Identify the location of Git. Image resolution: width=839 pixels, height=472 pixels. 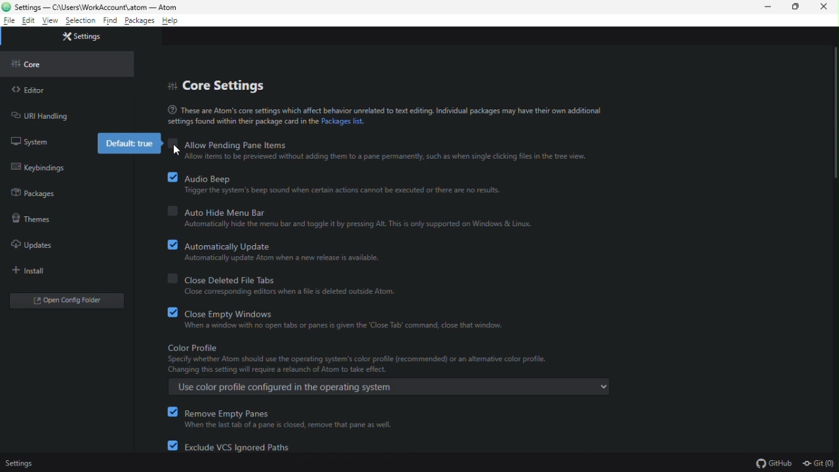
(819, 463).